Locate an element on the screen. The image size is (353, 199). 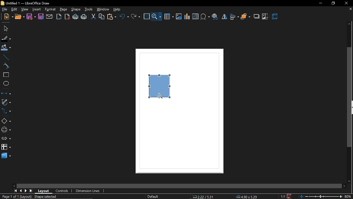
help is located at coordinates (118, 9).